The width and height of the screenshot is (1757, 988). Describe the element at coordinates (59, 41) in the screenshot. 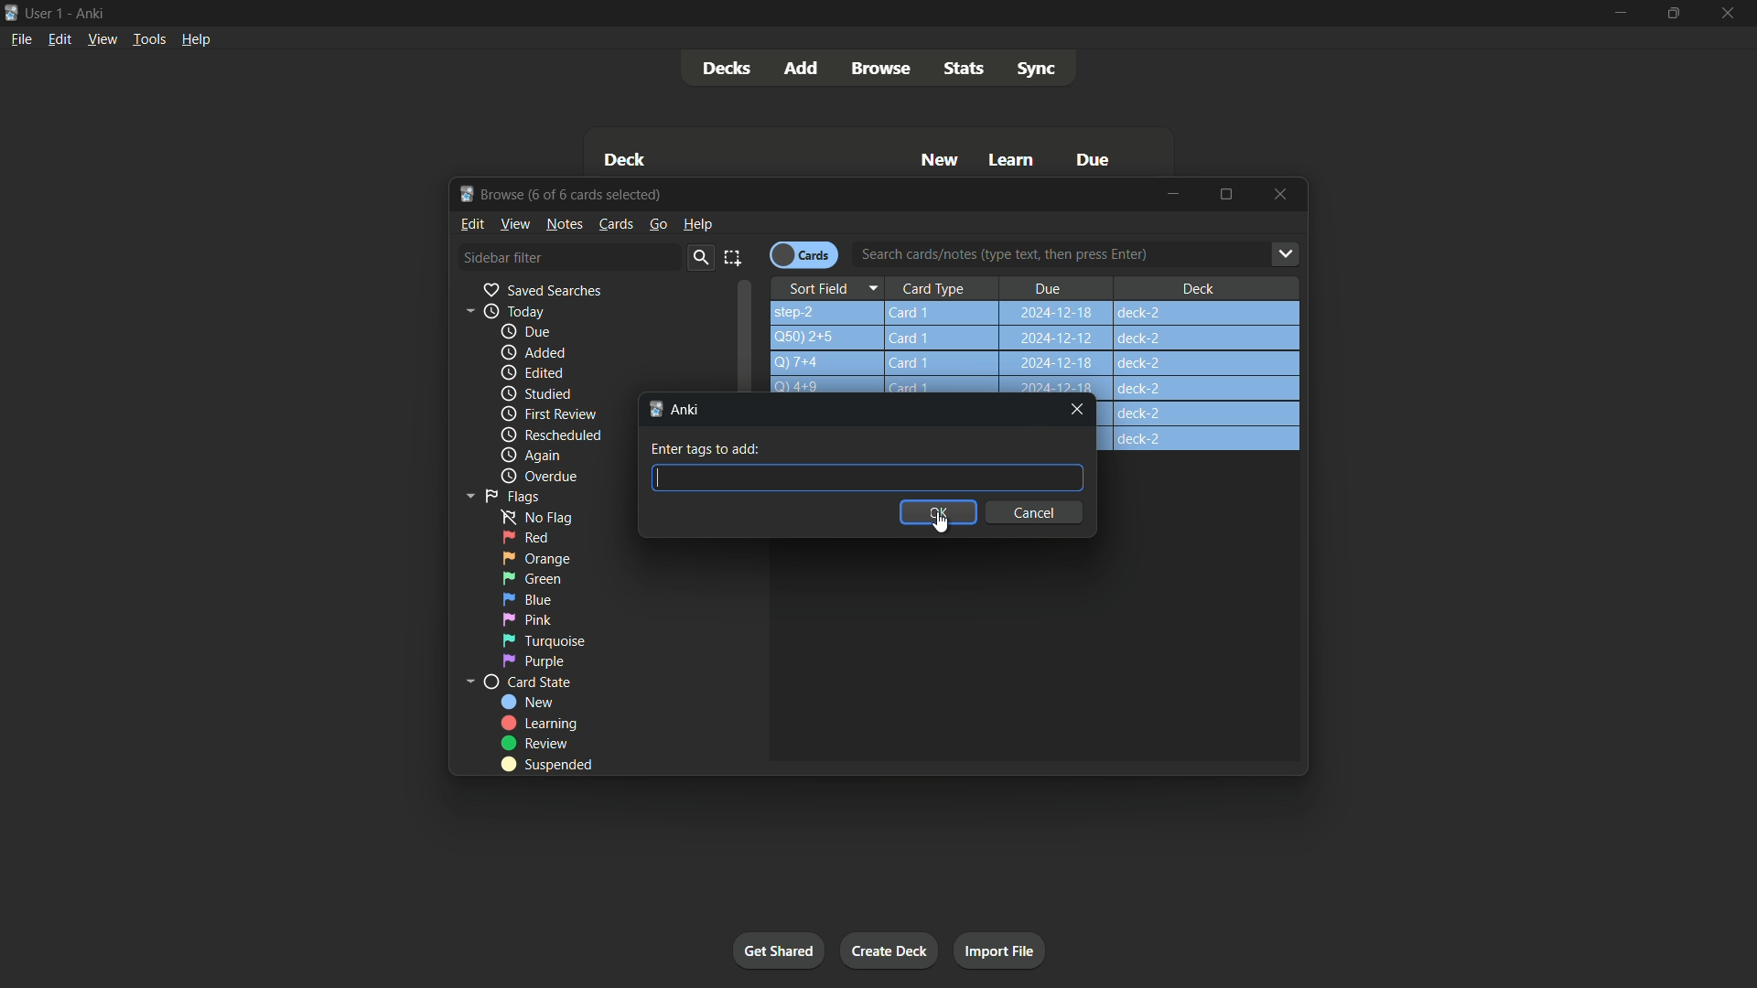

I see `Edit menu` at that location.